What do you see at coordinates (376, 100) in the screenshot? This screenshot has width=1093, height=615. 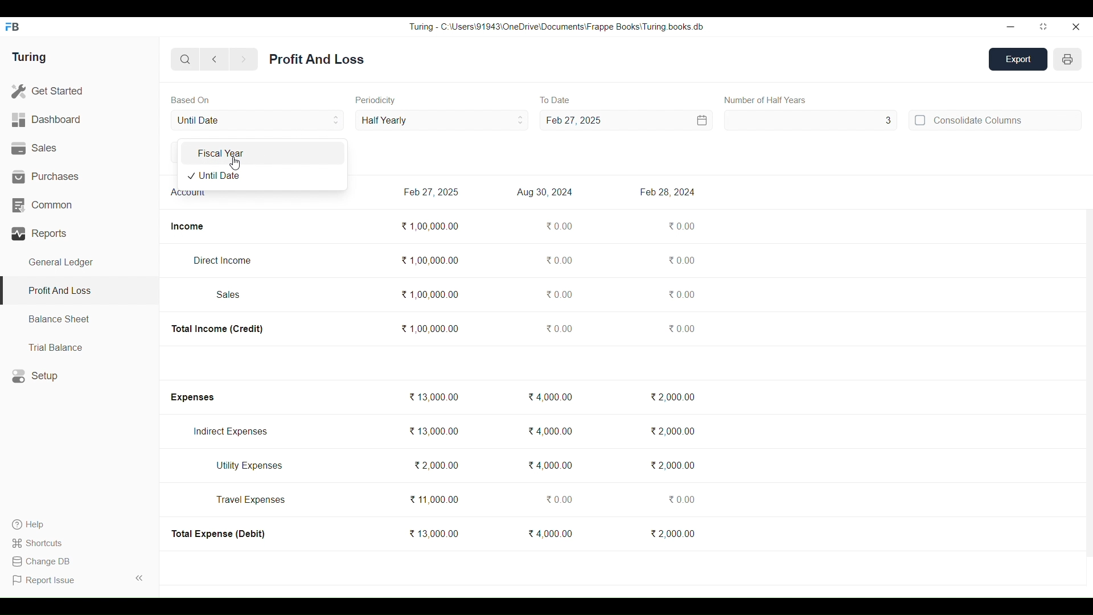 I see `Periodicity` at bounding box center [376, 100].